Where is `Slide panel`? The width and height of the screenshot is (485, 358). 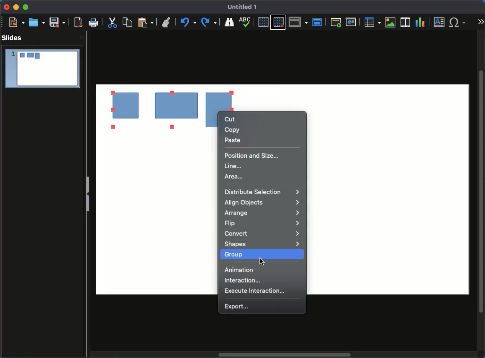
Slide panel is located at coordinates (88, 191).